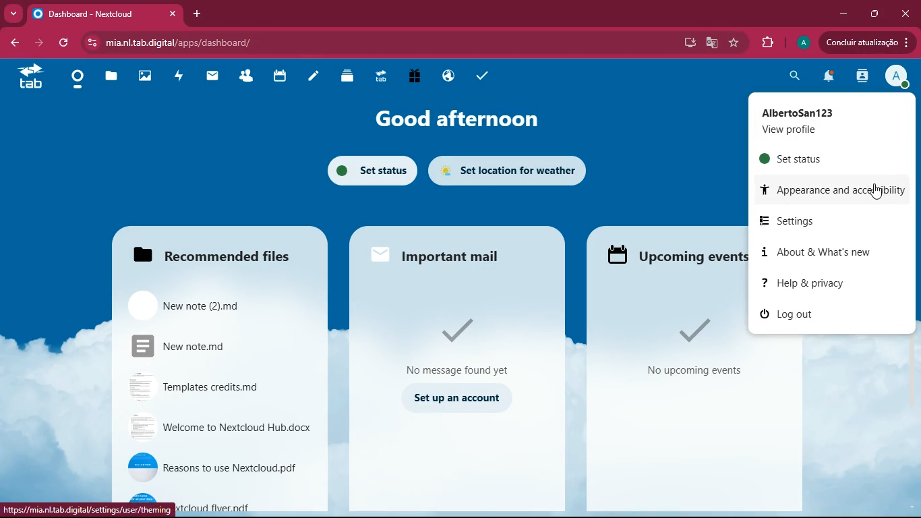  What do you see at coordinates (484, 77) in the screenshot?
I see `tasks` at bounding box center [484, 77].